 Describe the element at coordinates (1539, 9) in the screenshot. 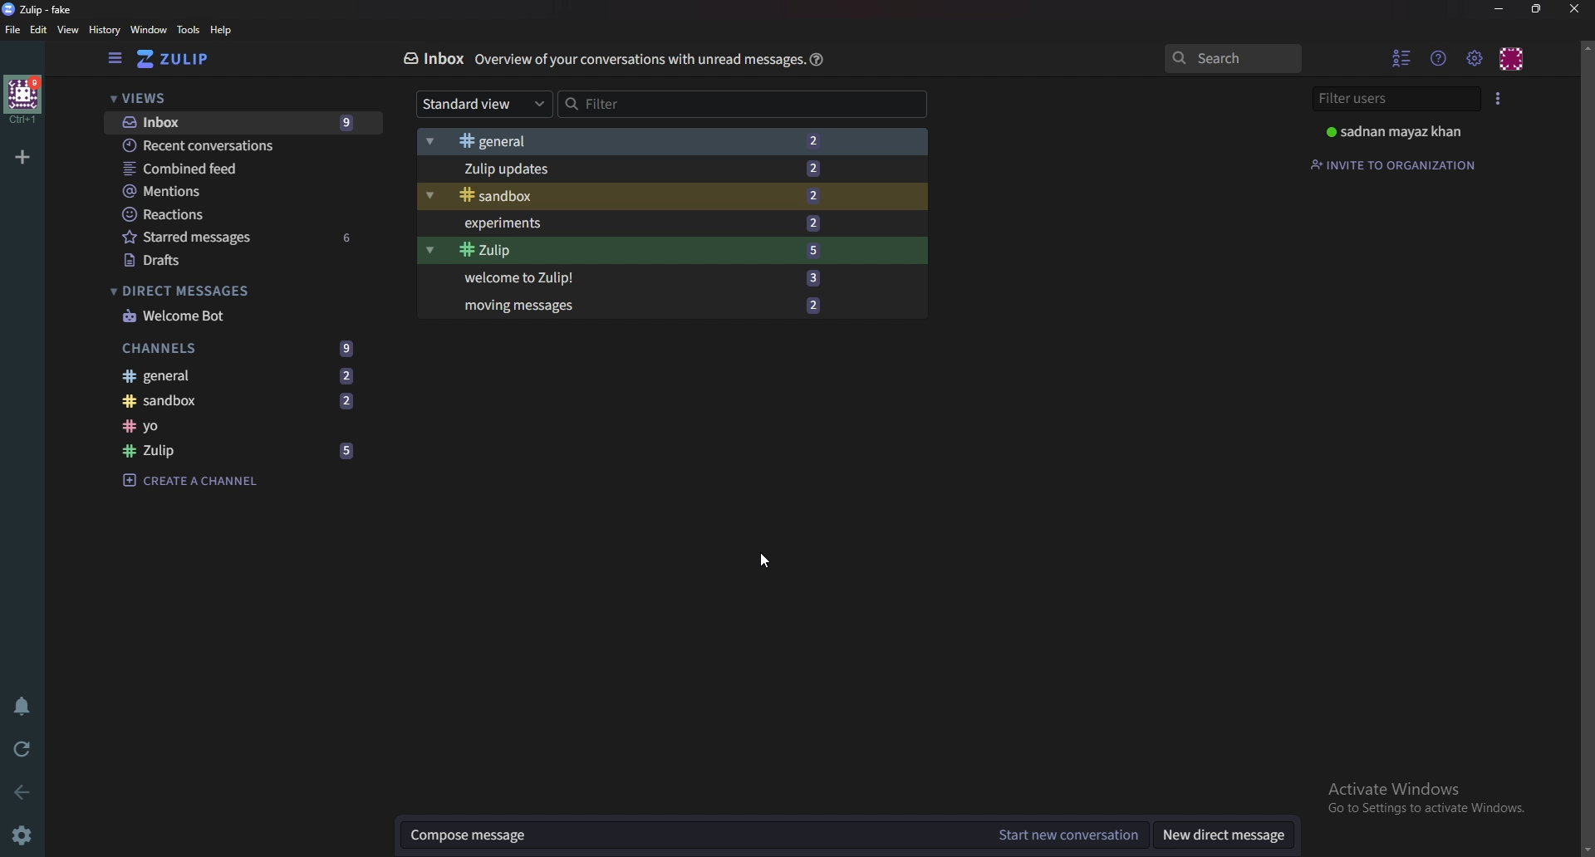

I see `Resize` at that location.